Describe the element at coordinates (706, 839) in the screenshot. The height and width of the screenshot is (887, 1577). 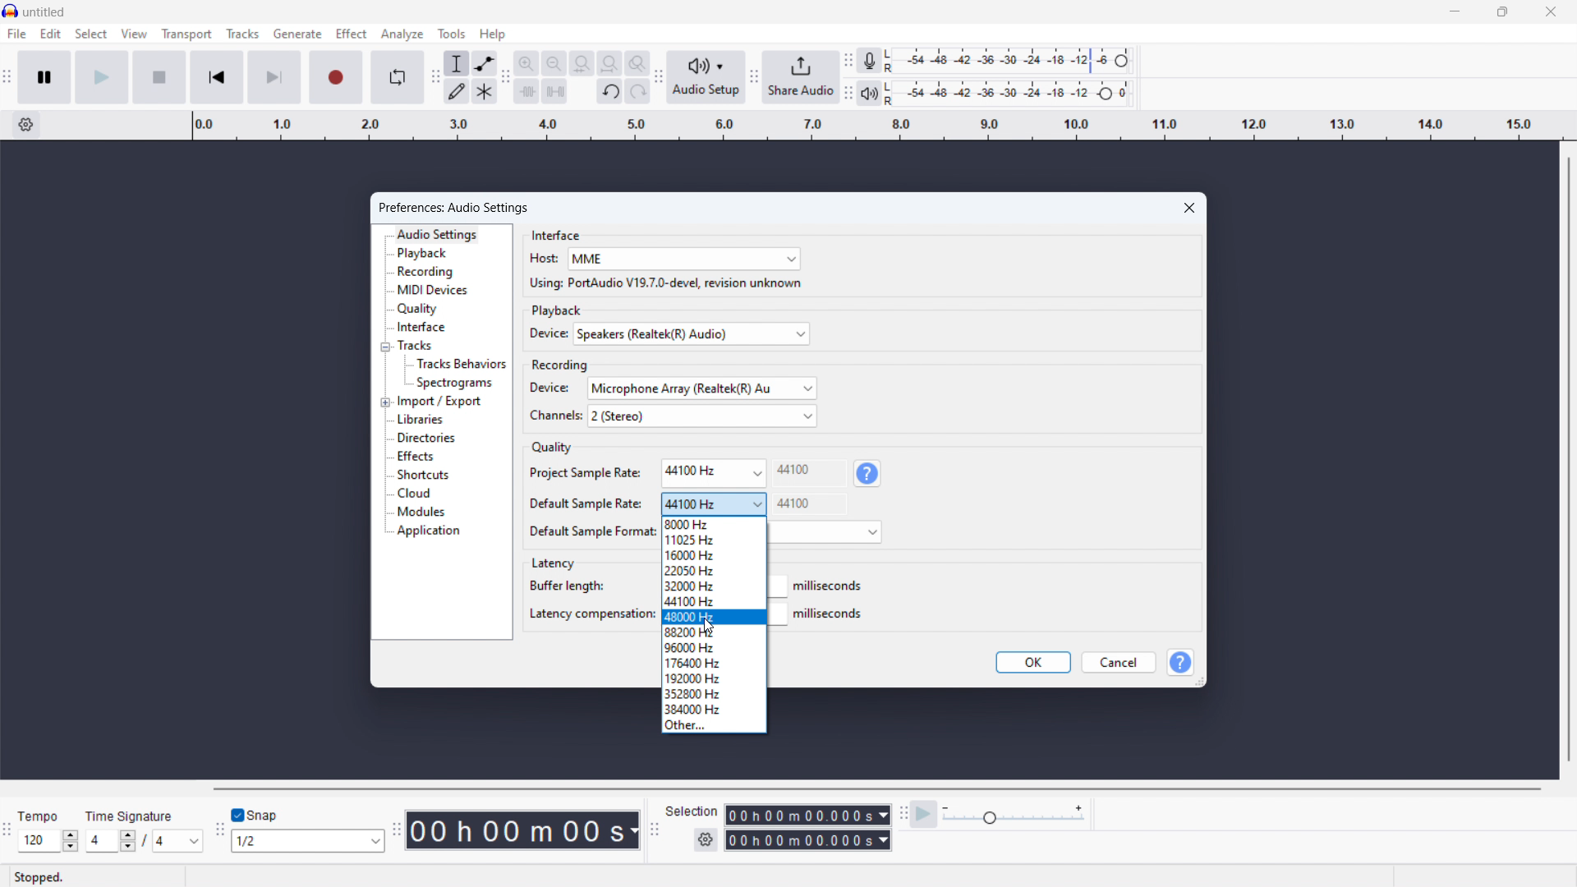
I see `selection settings` at that location.